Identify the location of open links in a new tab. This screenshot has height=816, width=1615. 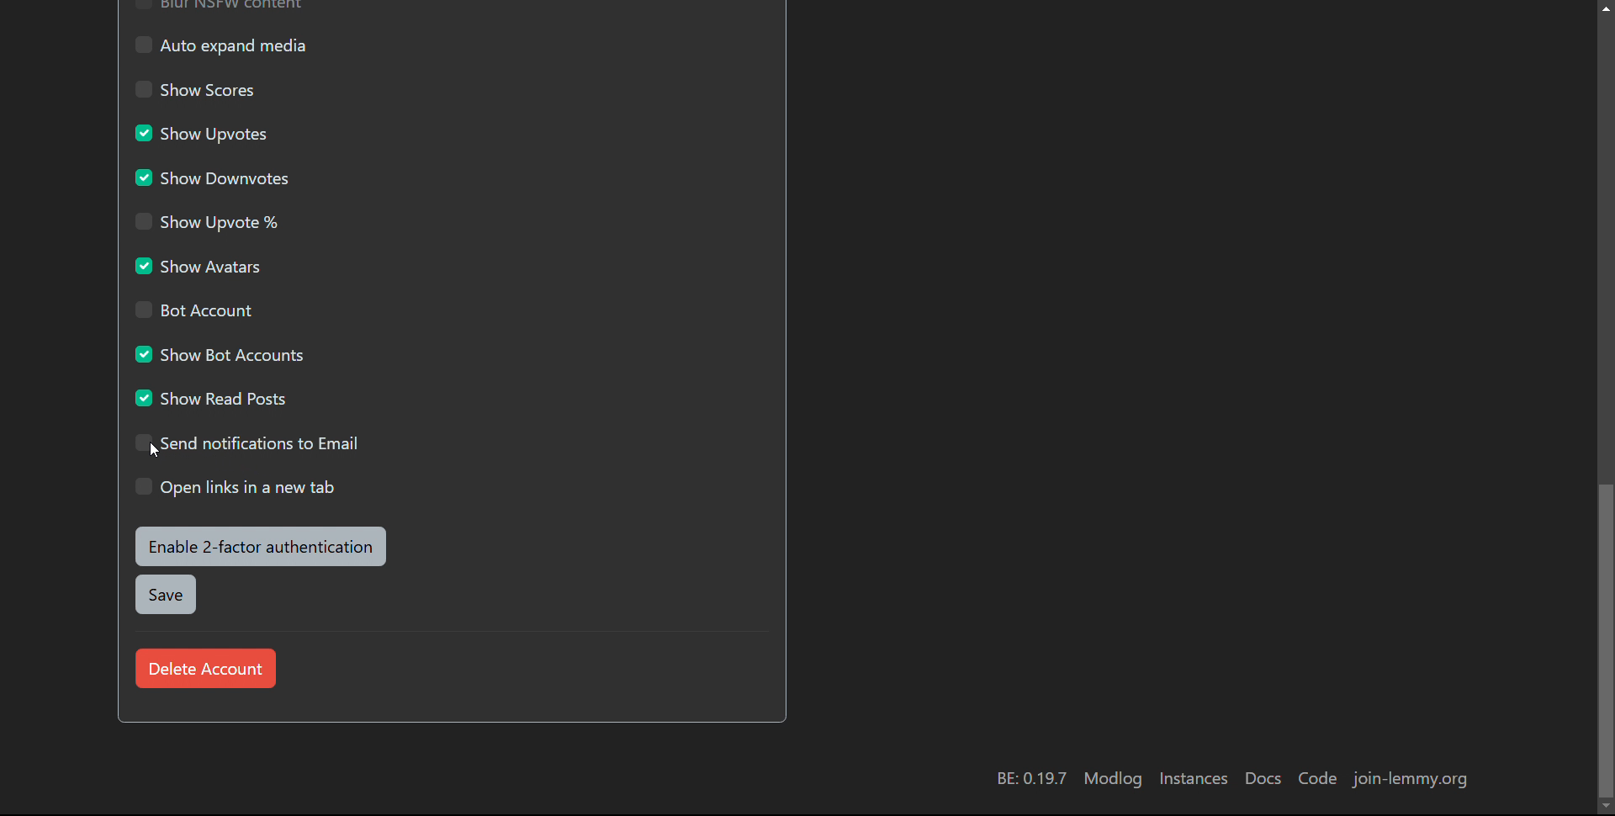
(236, 487).